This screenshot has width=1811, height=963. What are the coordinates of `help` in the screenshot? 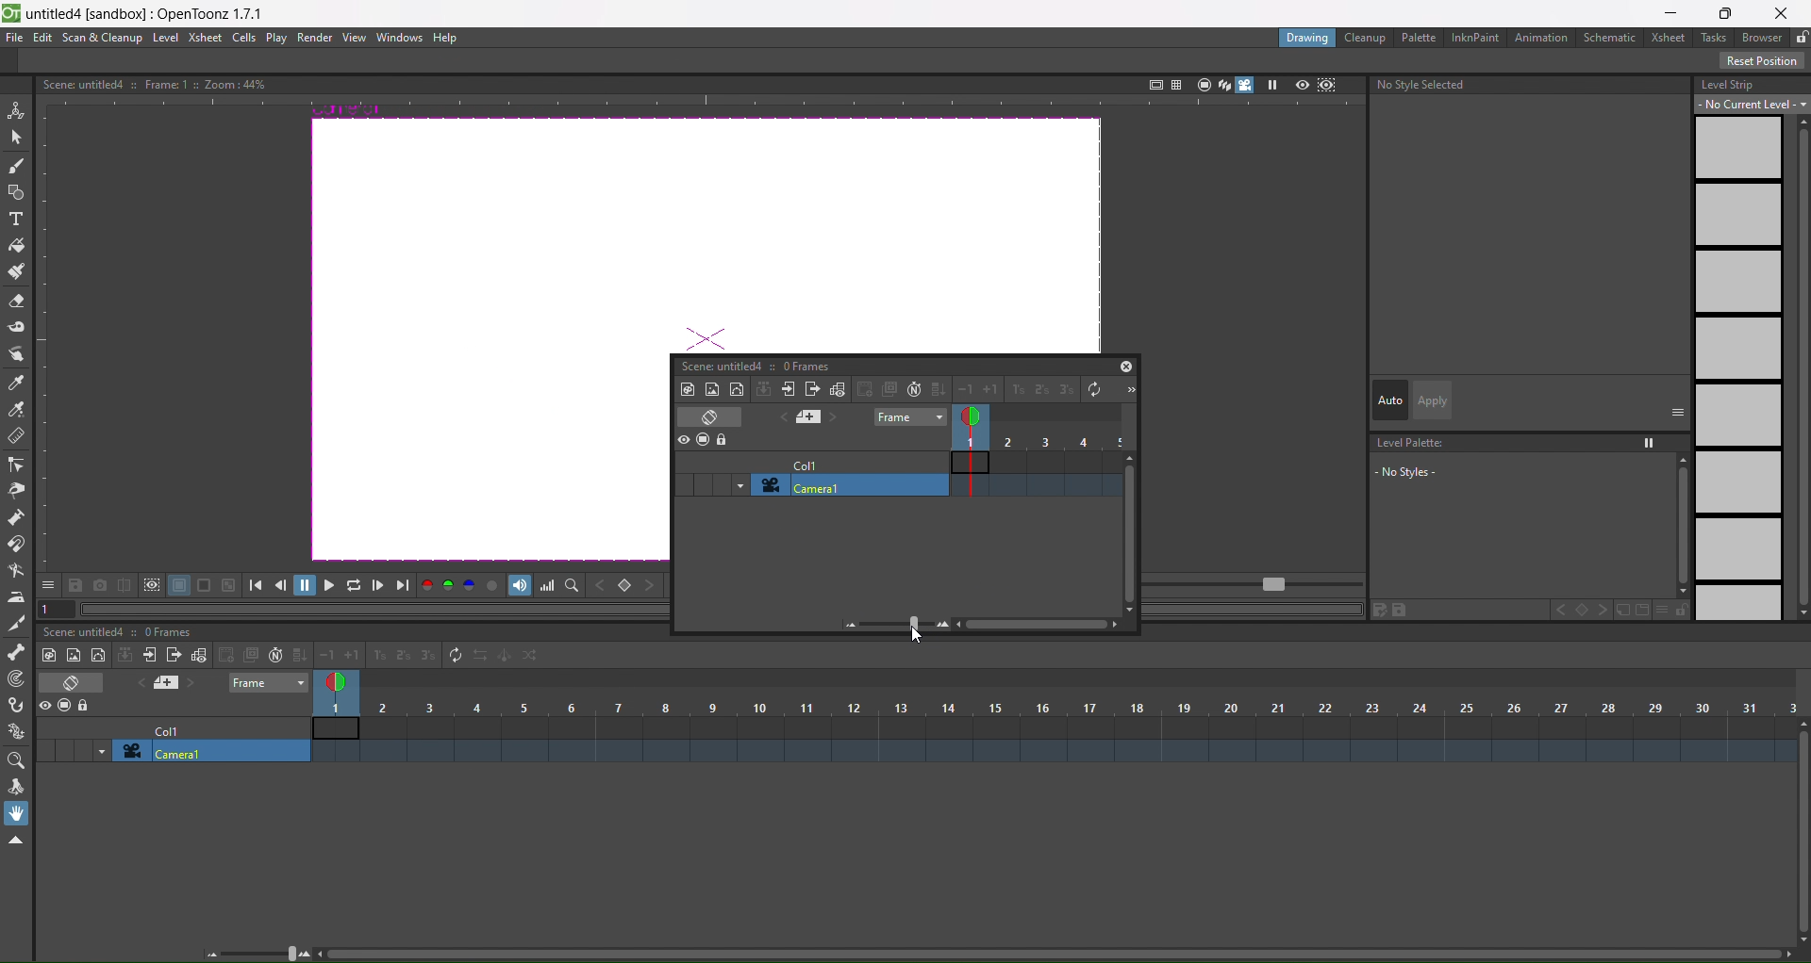 It's located at (445, 39).